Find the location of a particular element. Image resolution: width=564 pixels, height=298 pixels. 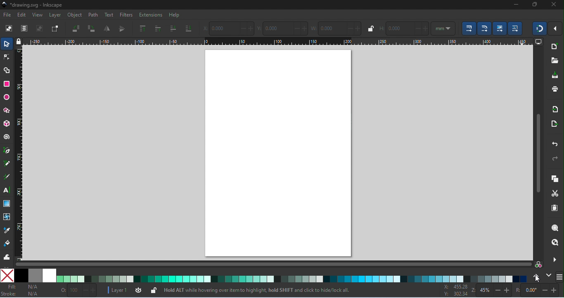

copy is located at coordinates (555, 179).